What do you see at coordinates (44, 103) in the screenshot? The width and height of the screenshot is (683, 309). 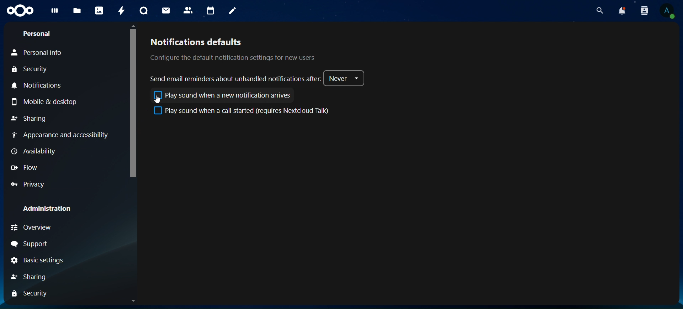 I see `Mobile & desktop` at bounding box center [44, 103].